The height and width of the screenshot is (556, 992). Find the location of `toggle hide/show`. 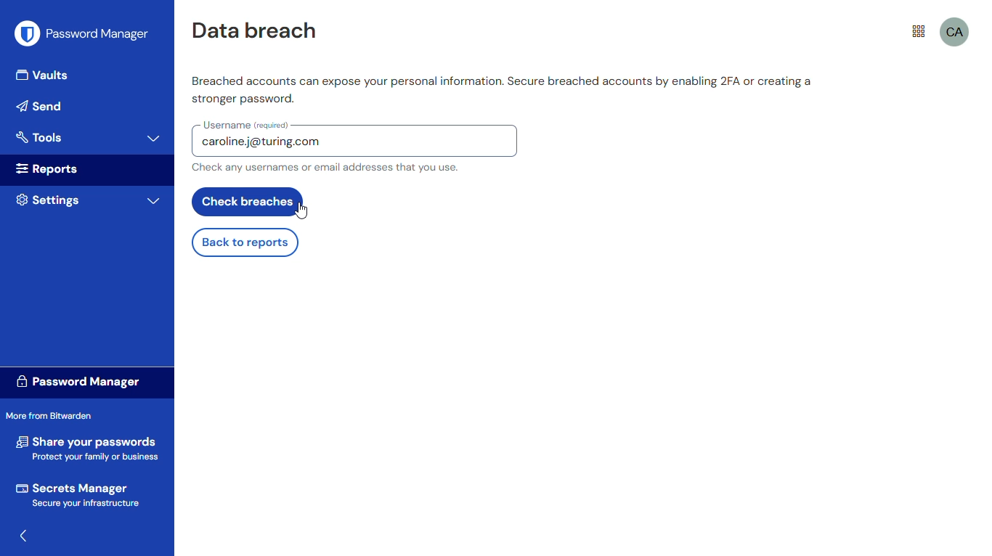

toggle hide/show is located at coordinates (28, 536).